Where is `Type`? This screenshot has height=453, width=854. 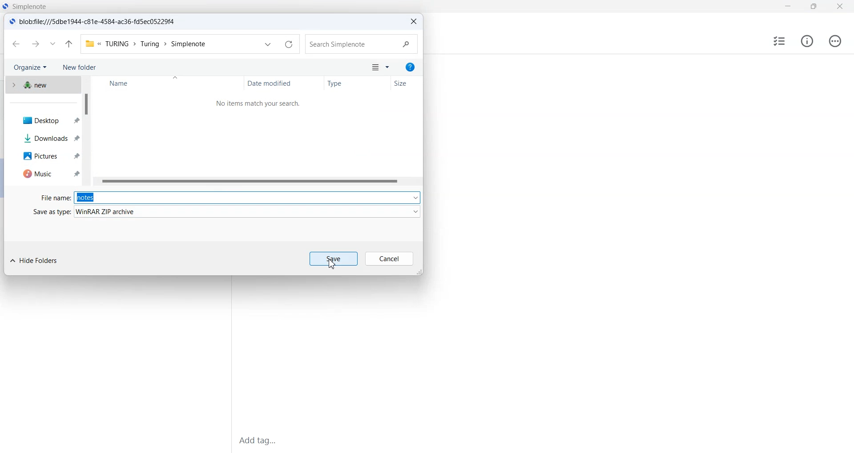 Type is located at coordinates (357, 83).